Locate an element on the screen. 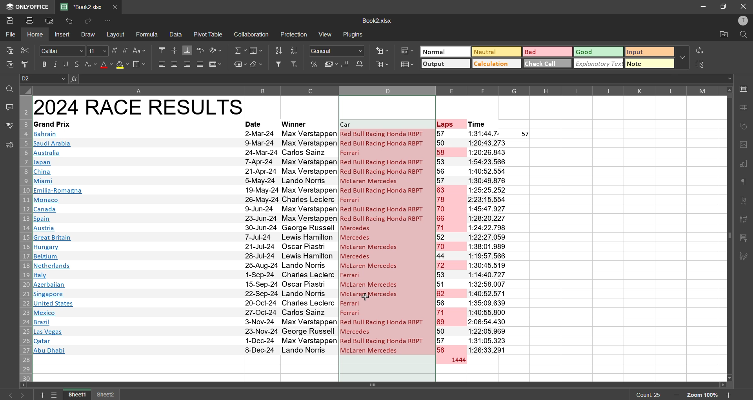 Image resolution: width=753 pixels, height=400 pixels. text is located at coordinates (744, 201).